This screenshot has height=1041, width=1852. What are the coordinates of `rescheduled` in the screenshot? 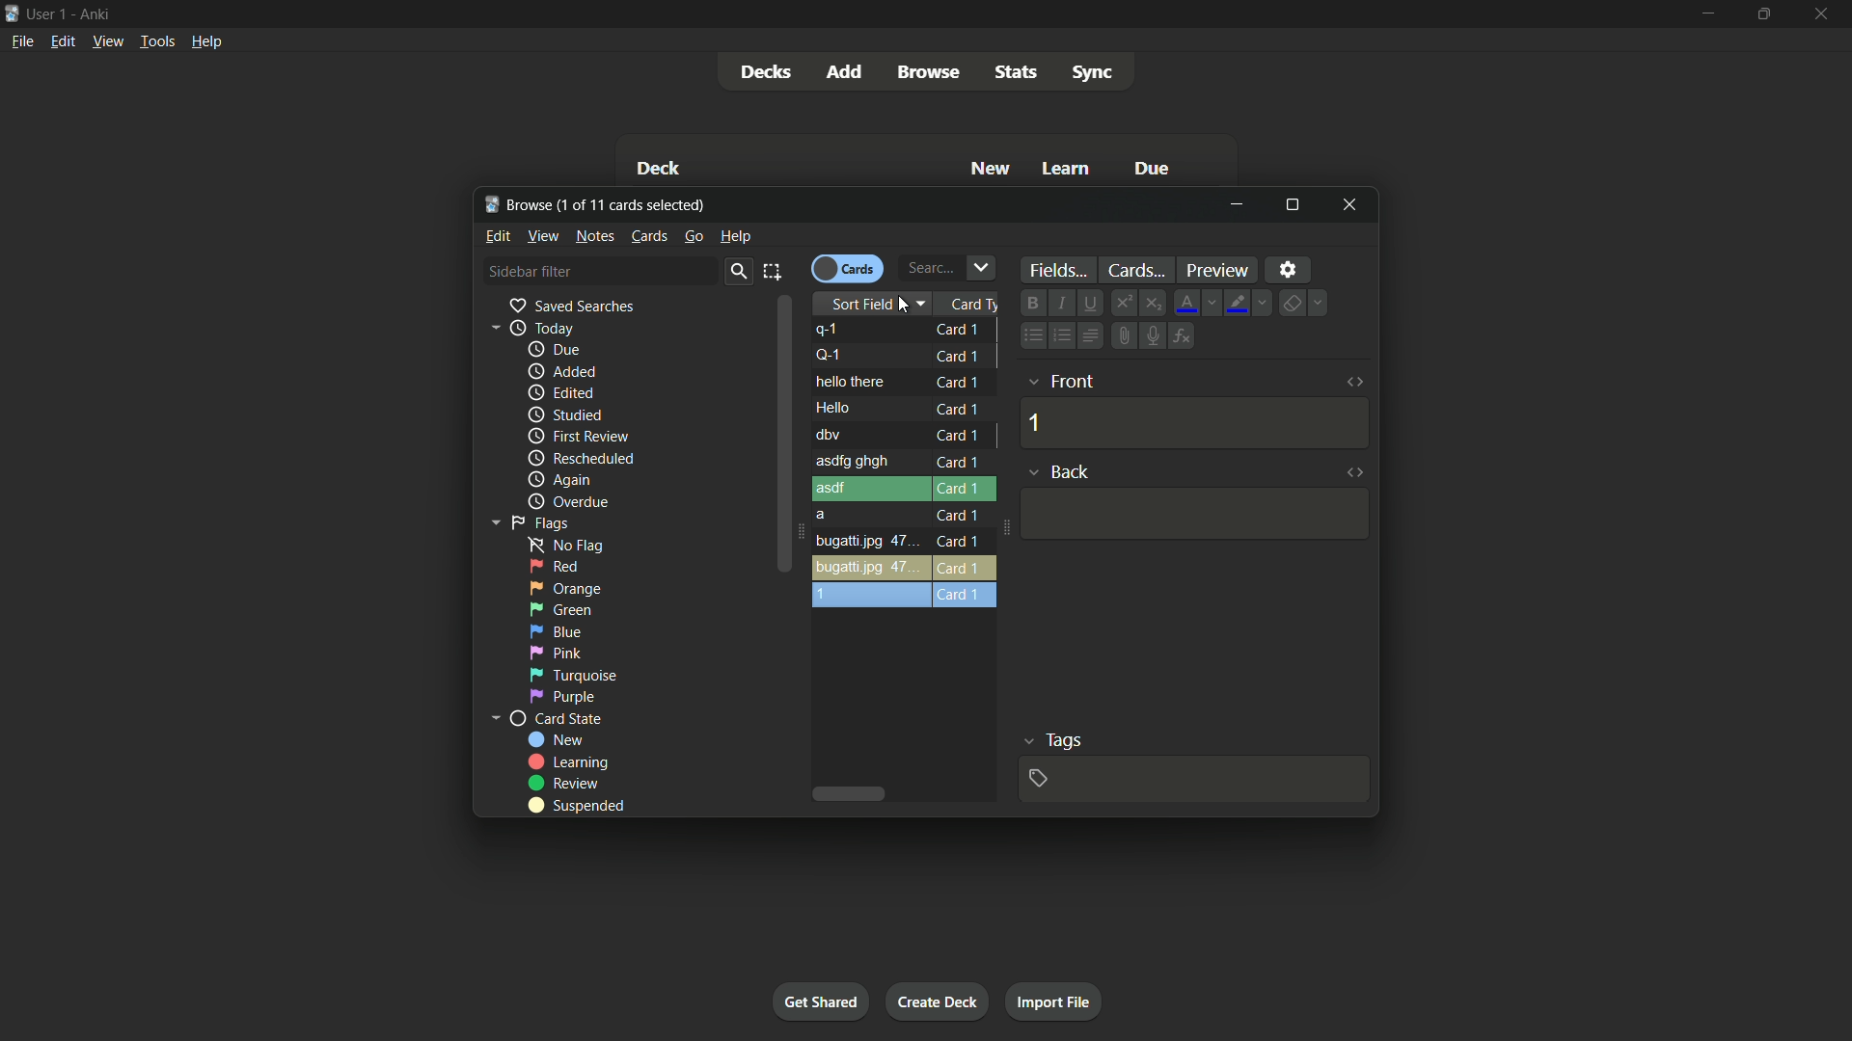 It's located at (581, 459).